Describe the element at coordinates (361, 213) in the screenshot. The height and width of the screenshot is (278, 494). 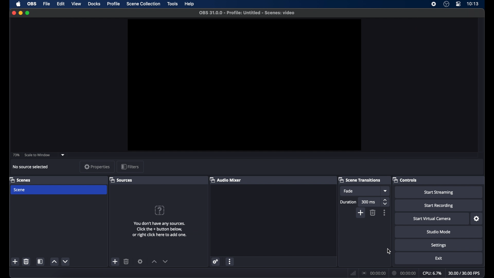
I see `add` at that location.